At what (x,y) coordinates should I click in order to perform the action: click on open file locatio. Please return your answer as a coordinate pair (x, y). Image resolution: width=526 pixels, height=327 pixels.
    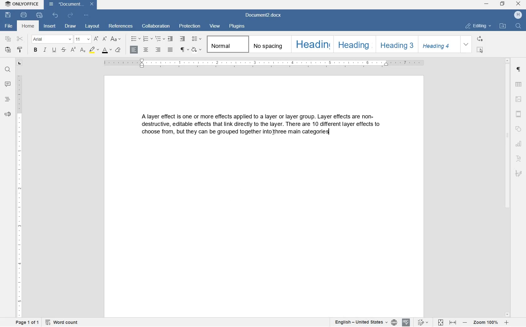
    Looking at the image, I should click on (503, 26).